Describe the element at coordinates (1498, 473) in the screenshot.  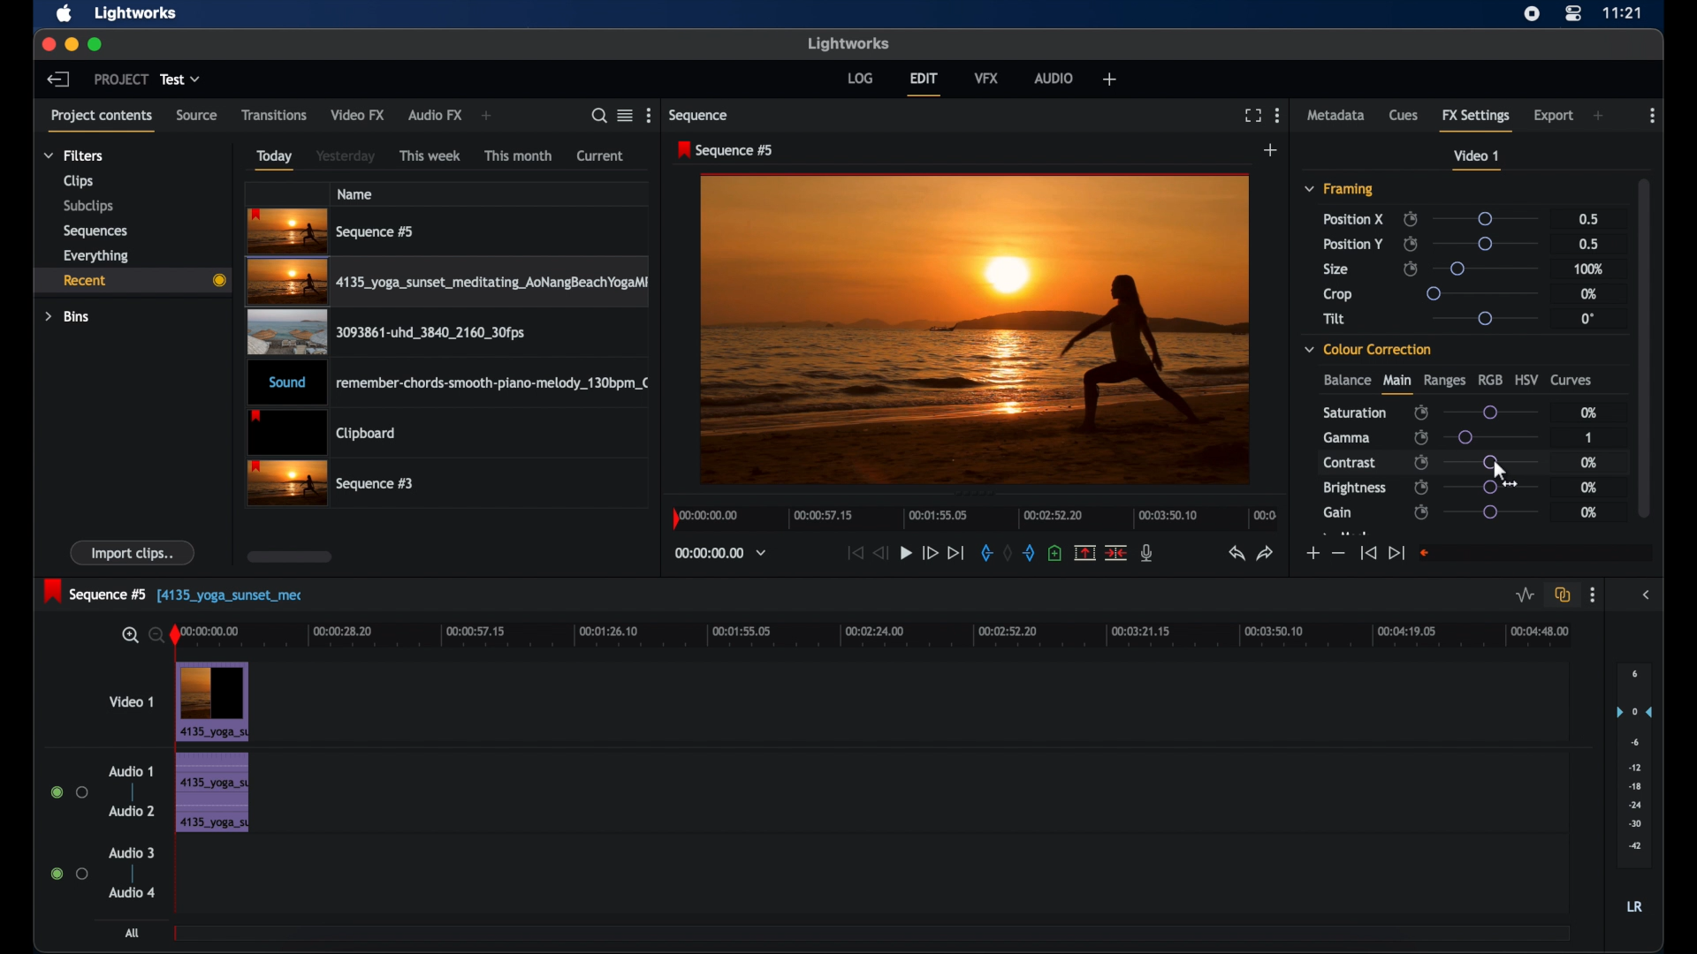
I see `cursor` at that location.